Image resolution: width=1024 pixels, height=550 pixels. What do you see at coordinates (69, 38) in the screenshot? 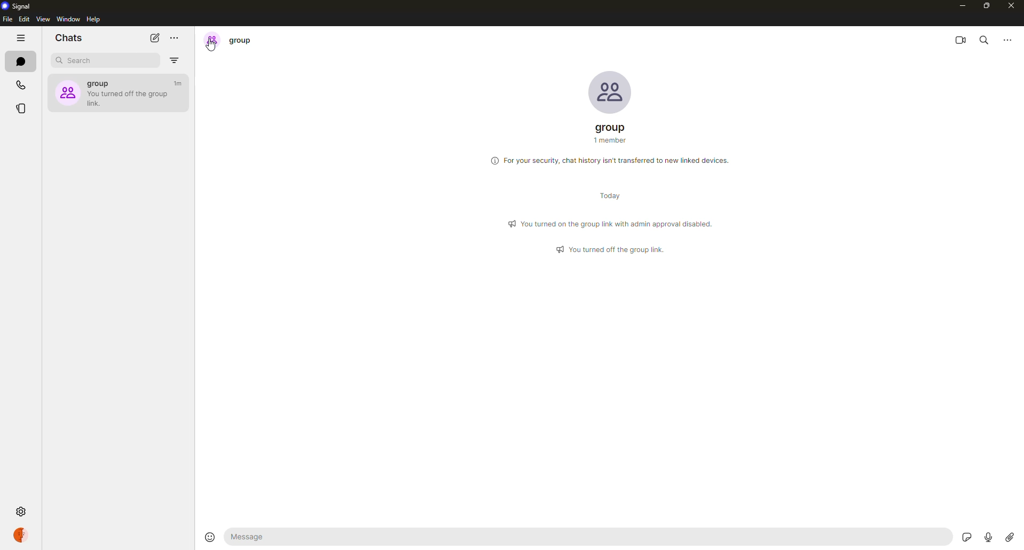
I see `chats` at bounding box center [69, 38].